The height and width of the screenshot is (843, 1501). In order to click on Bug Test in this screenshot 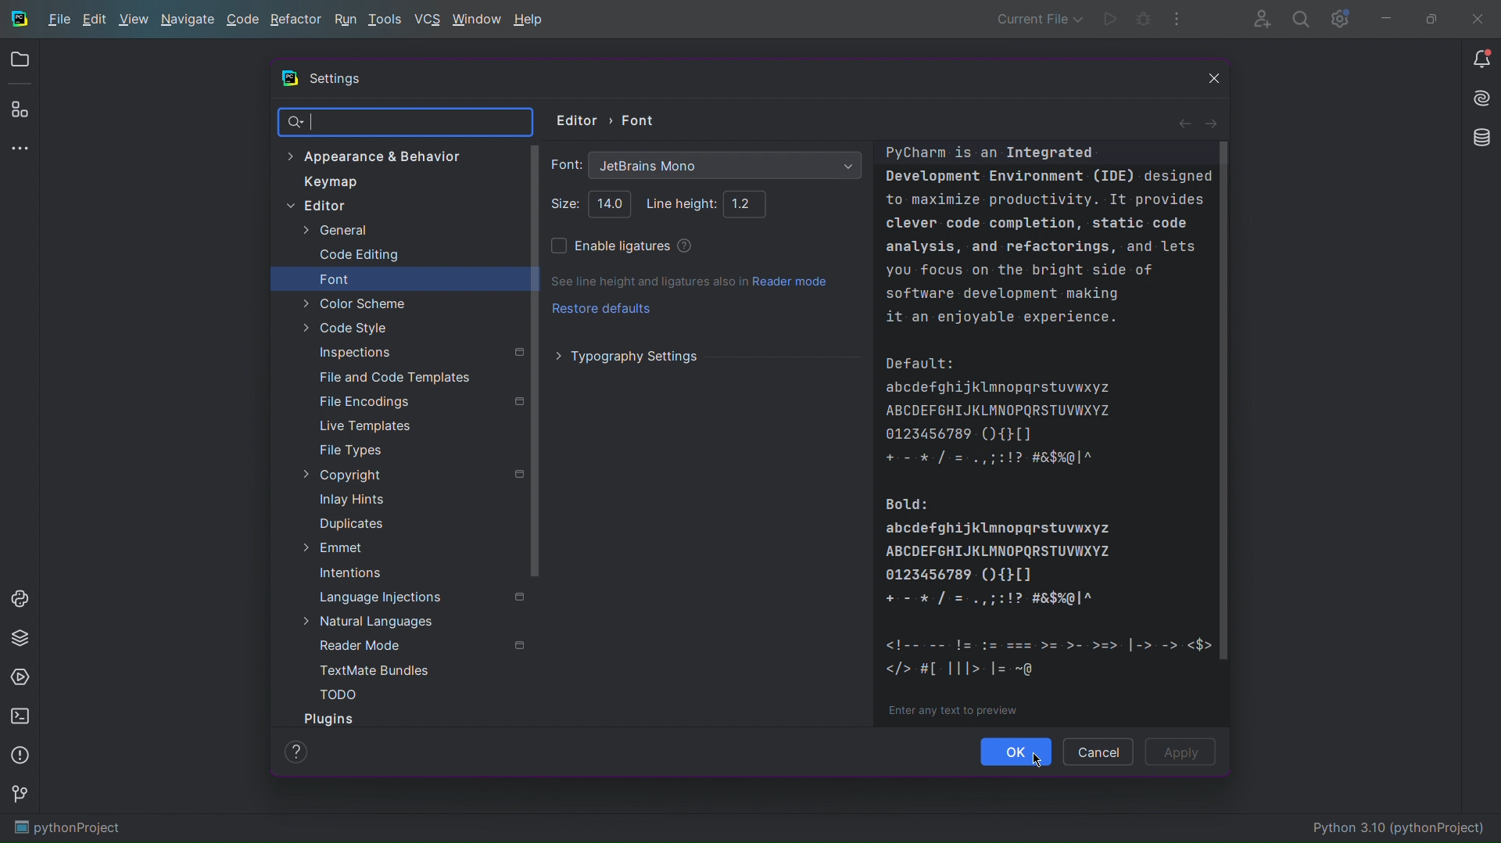, I will do `click(1143, 20)`.